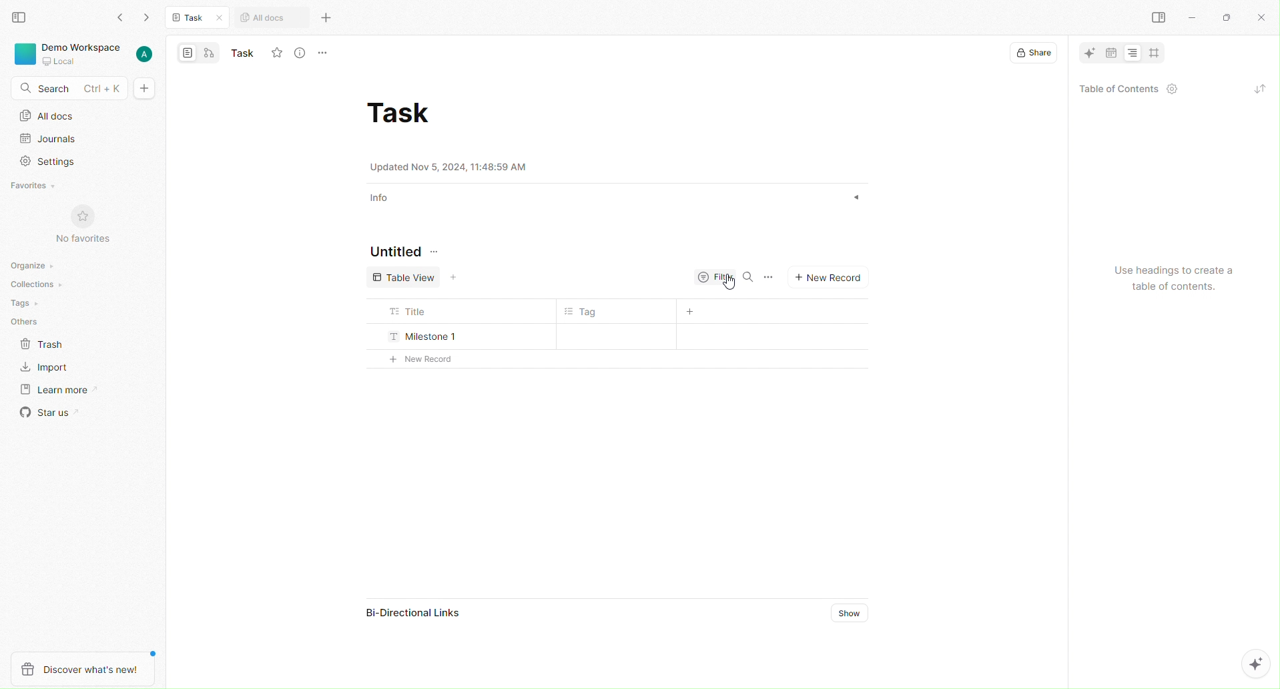 The height and width of the screenshot is (689, 1280). I want to click on Bi-Directional Links, so click(414, 614).